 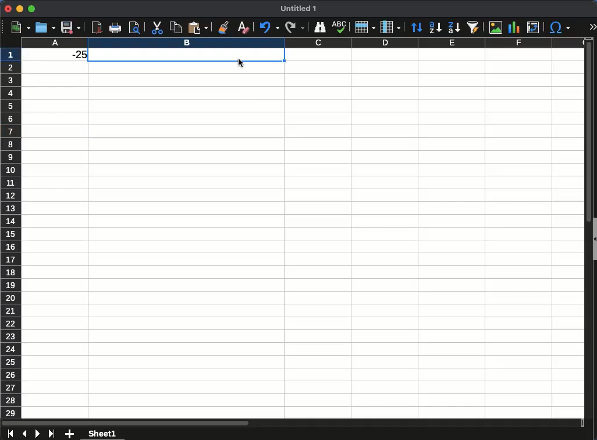 I want to click on paste, so click(x=197, y=27).